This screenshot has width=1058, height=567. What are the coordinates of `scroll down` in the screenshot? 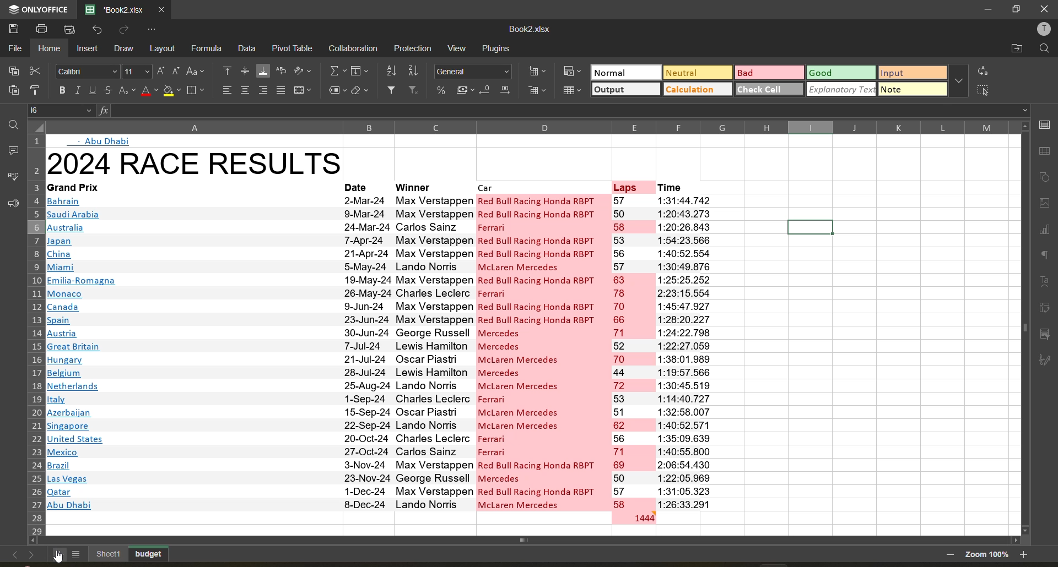 It's located at (1026, 531).